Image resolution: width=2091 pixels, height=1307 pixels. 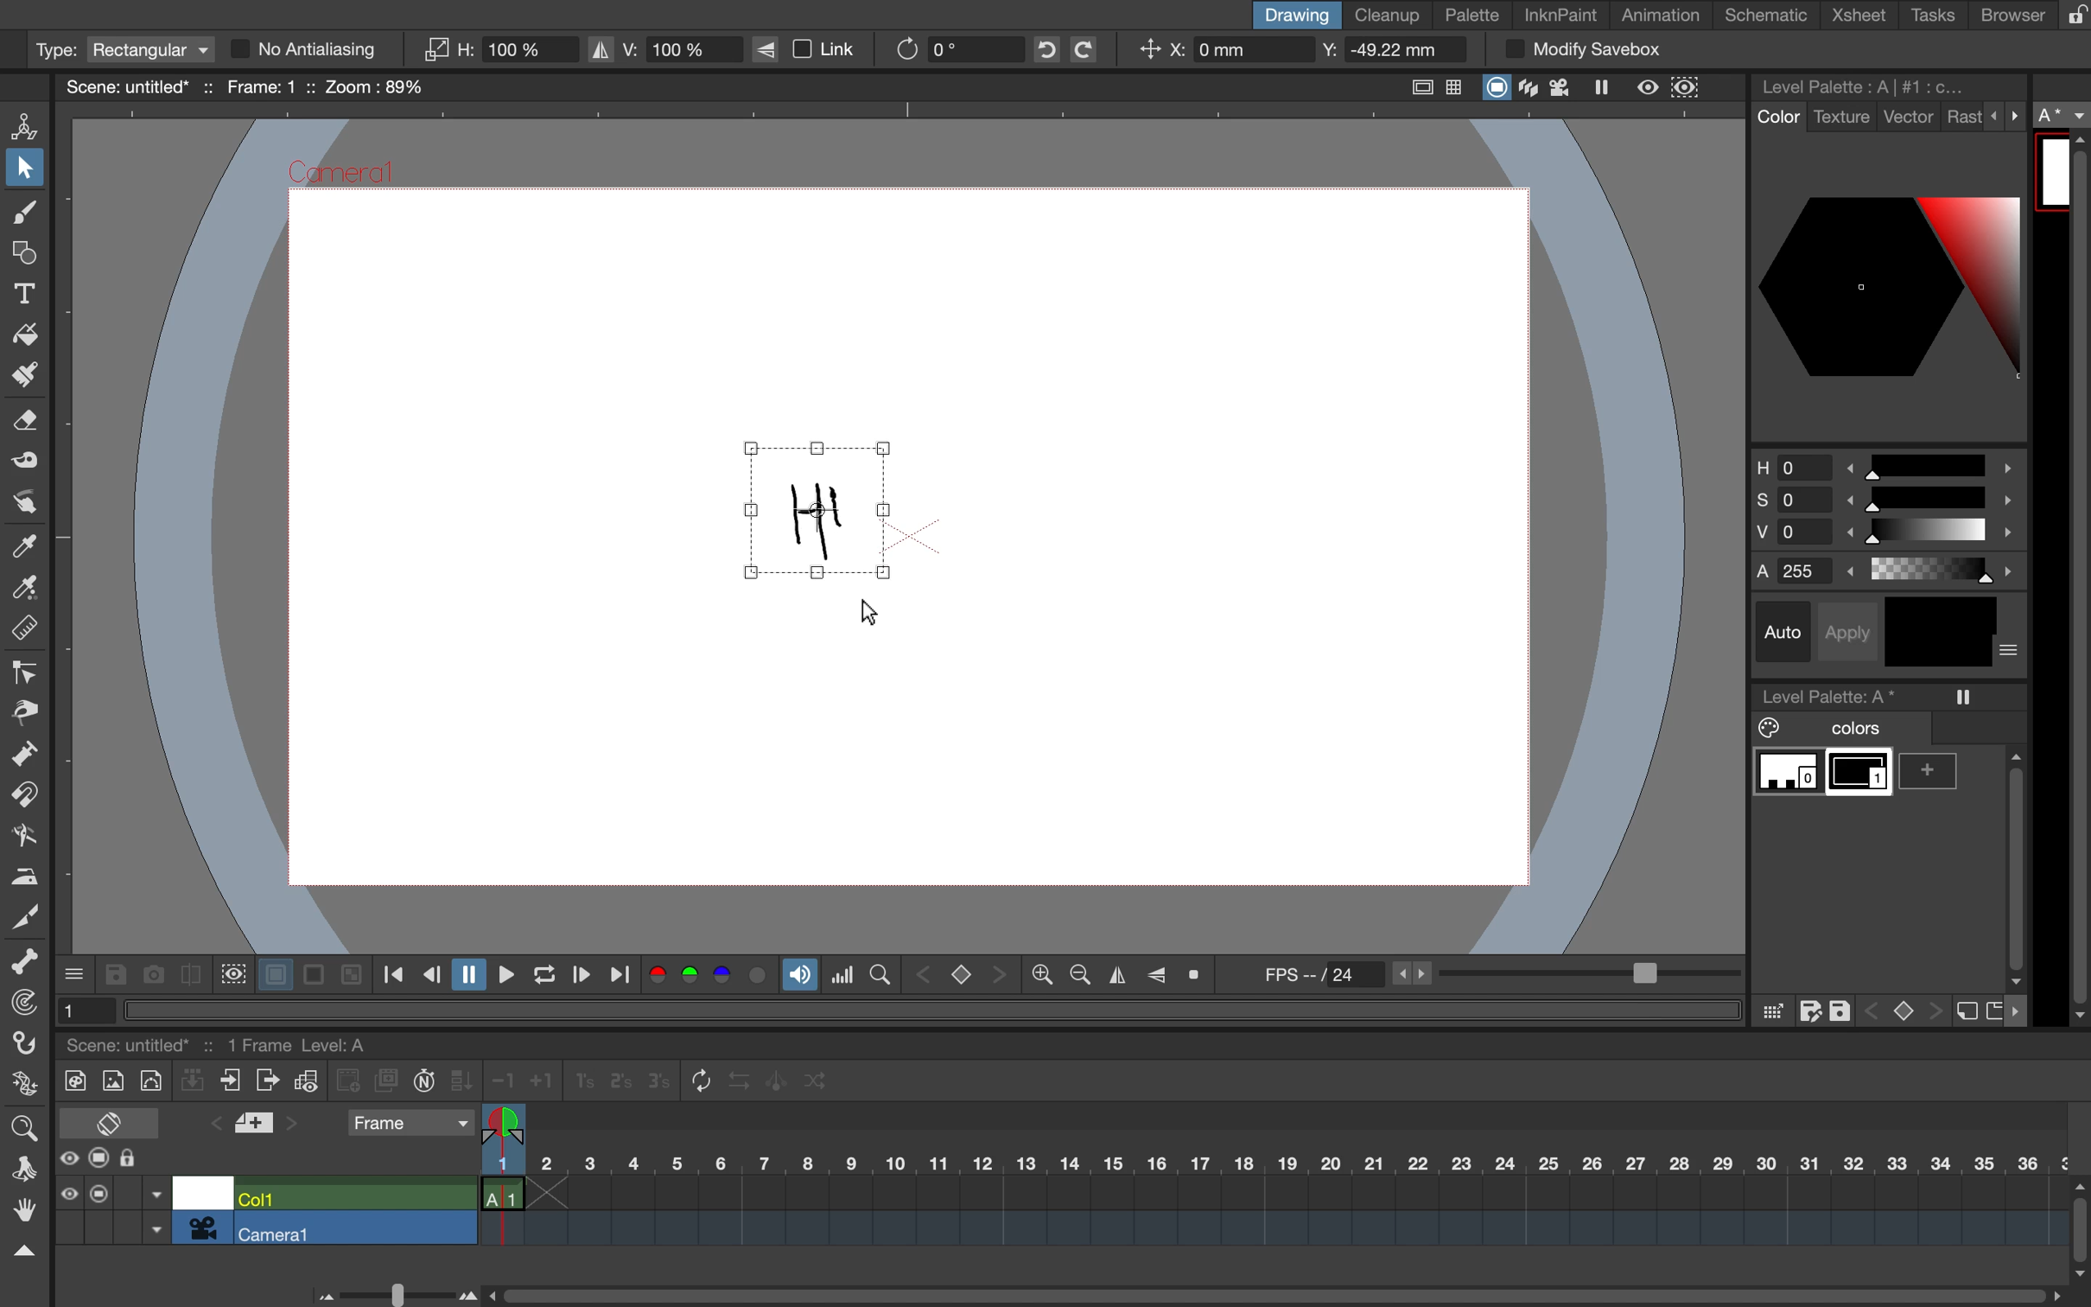 What do you see at coordinates (842, 975) in the screenshot?
I see `histogram` at bounding box center [842, 975].